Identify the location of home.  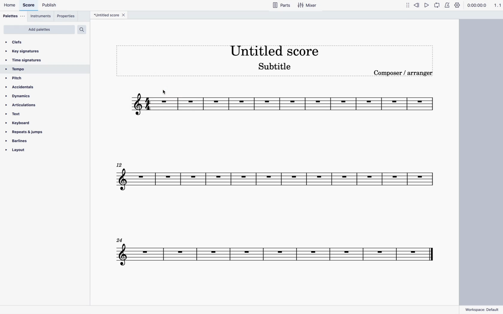
(11, 6).